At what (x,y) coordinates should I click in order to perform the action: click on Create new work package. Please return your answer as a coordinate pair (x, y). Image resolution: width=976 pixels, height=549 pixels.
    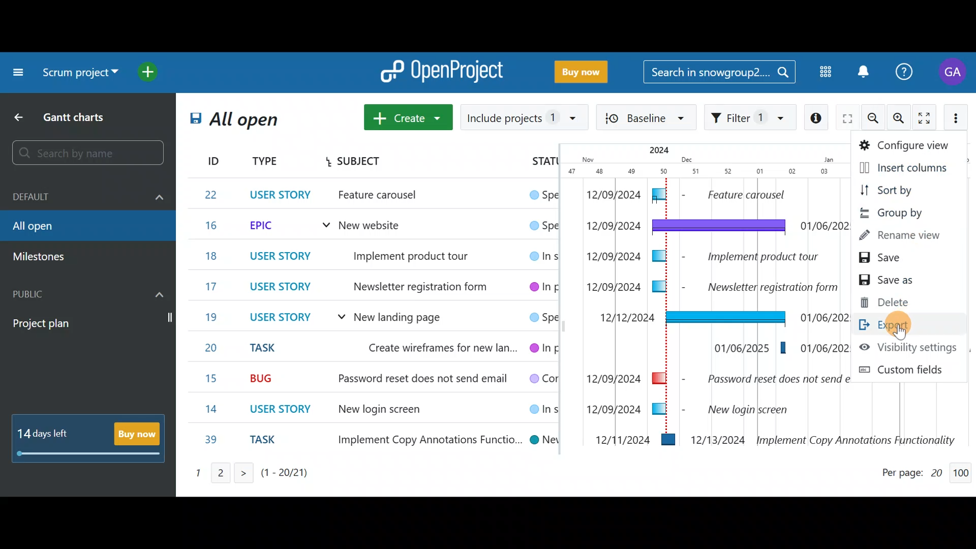
    Looking at the image, I should click on (409, 116).